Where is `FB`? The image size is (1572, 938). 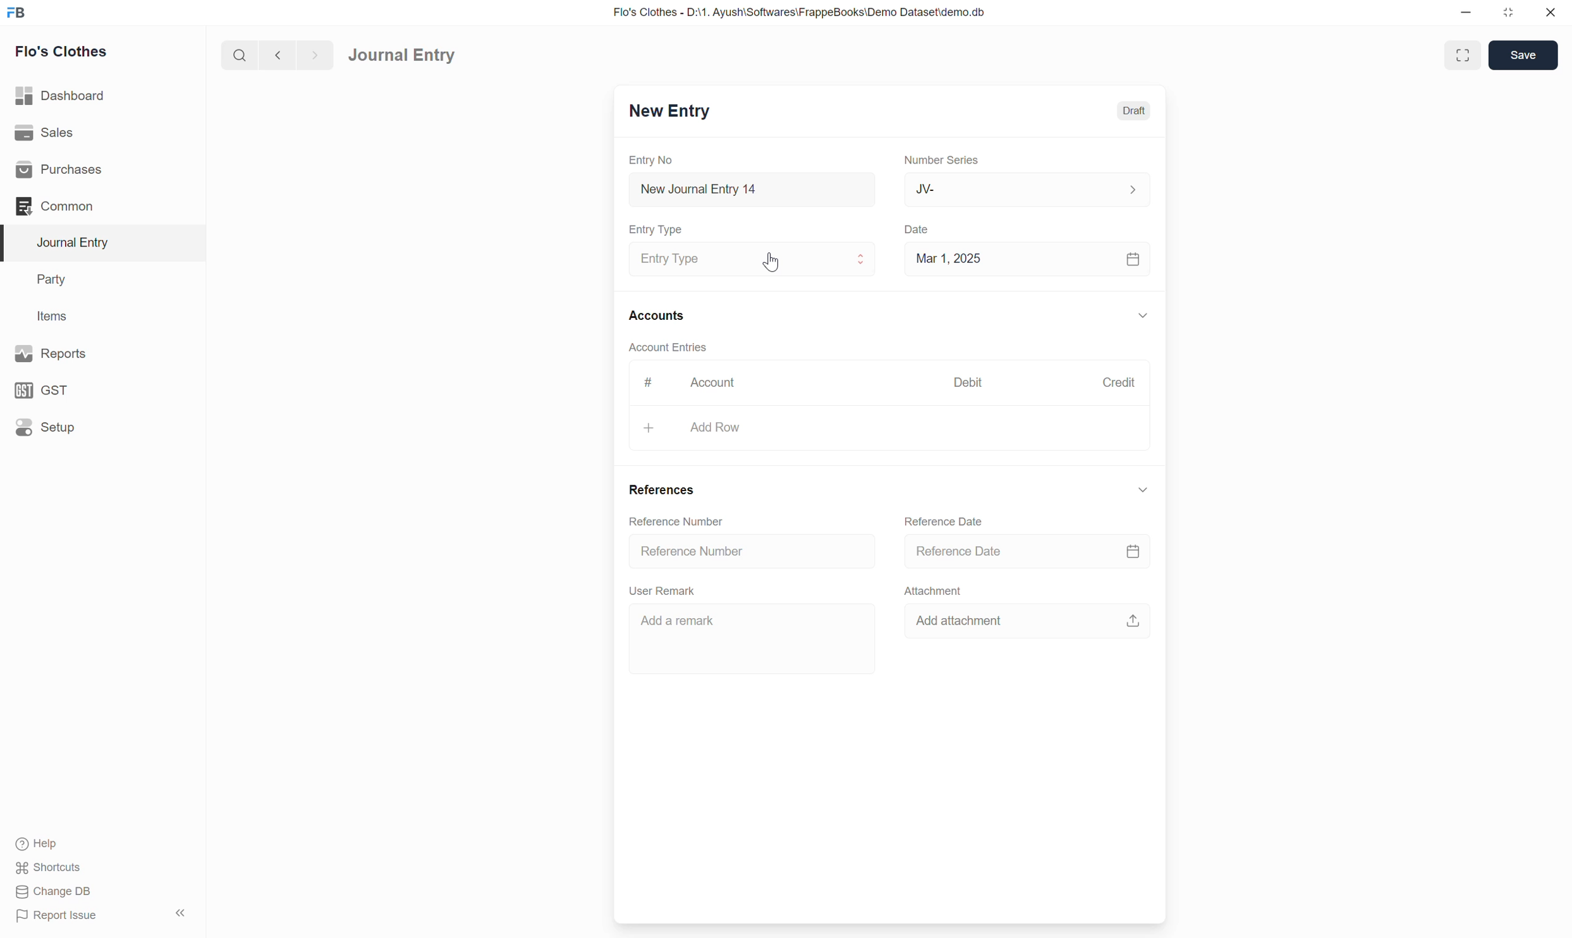 FB is located at coordinates (16, 13).